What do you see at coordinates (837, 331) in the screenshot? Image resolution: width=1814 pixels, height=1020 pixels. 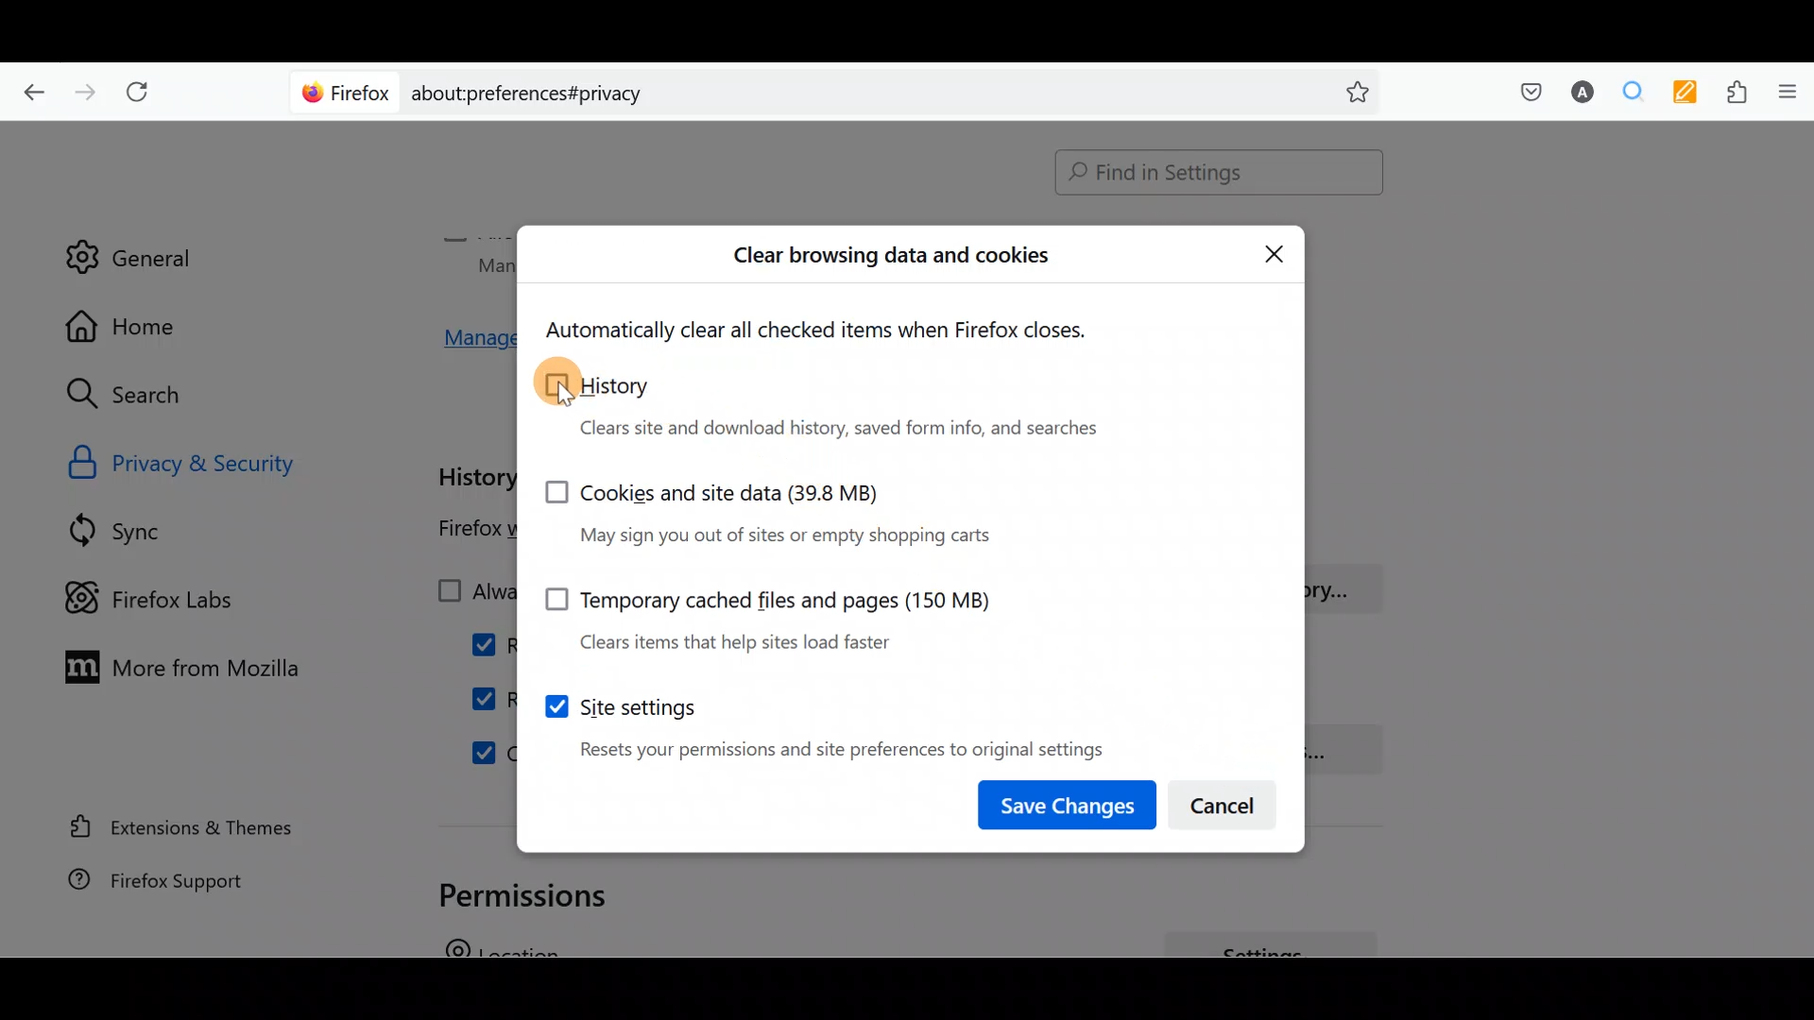 I see `Automatically clear all checked items when Firefox closes` at bounding box center [837, 331].